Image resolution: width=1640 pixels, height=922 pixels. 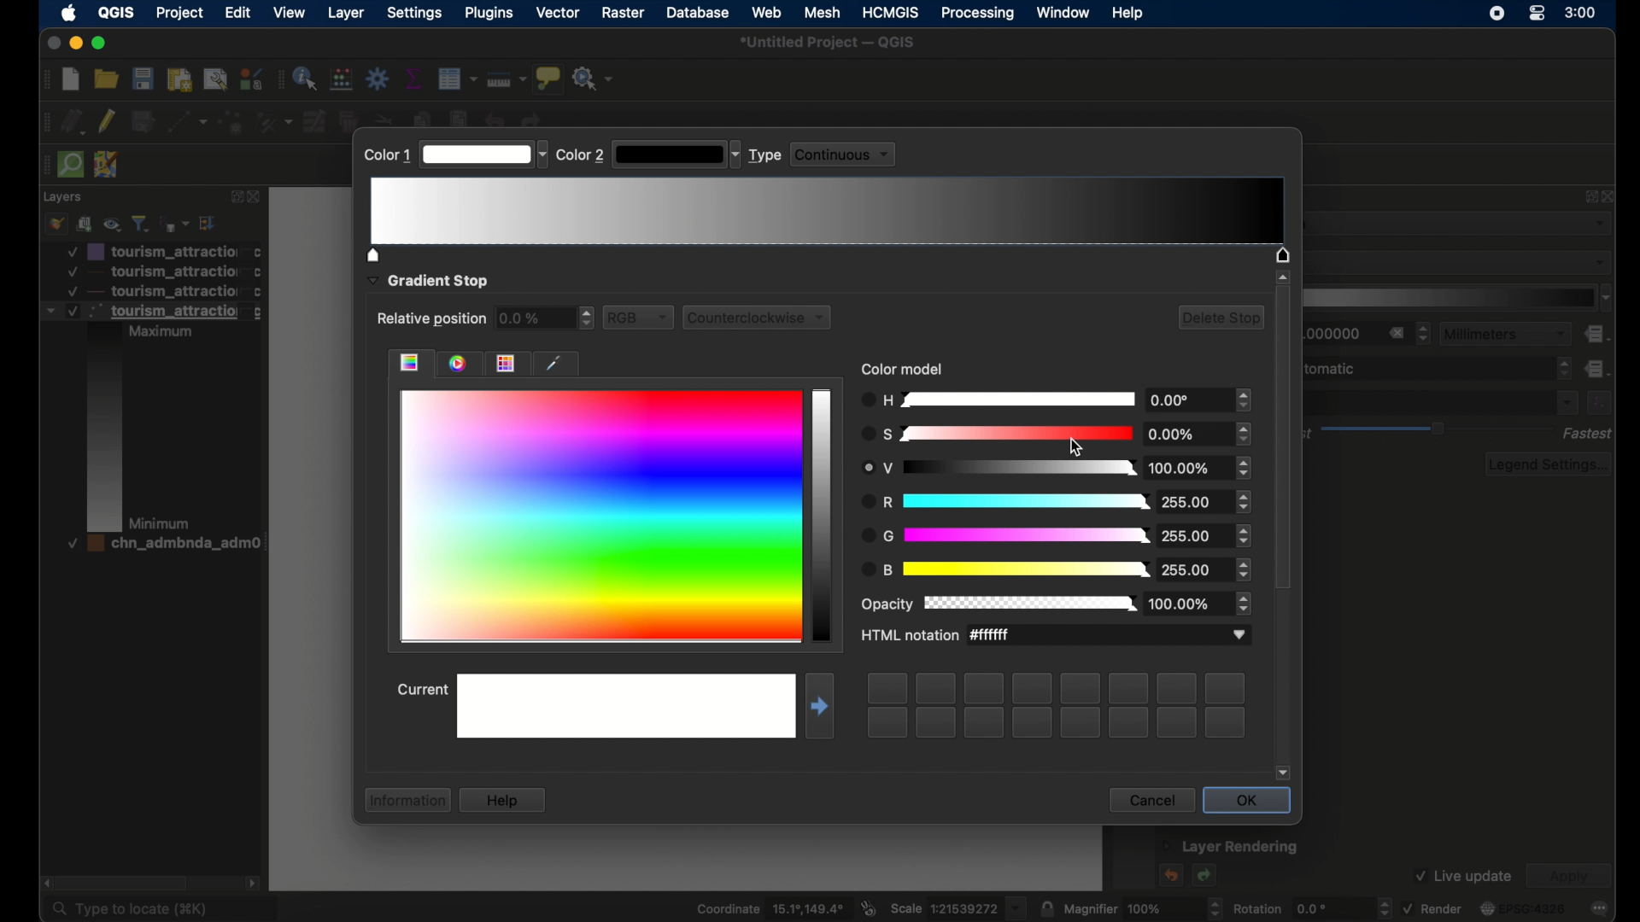 I want to click on R, so click(x=1055, y=470).